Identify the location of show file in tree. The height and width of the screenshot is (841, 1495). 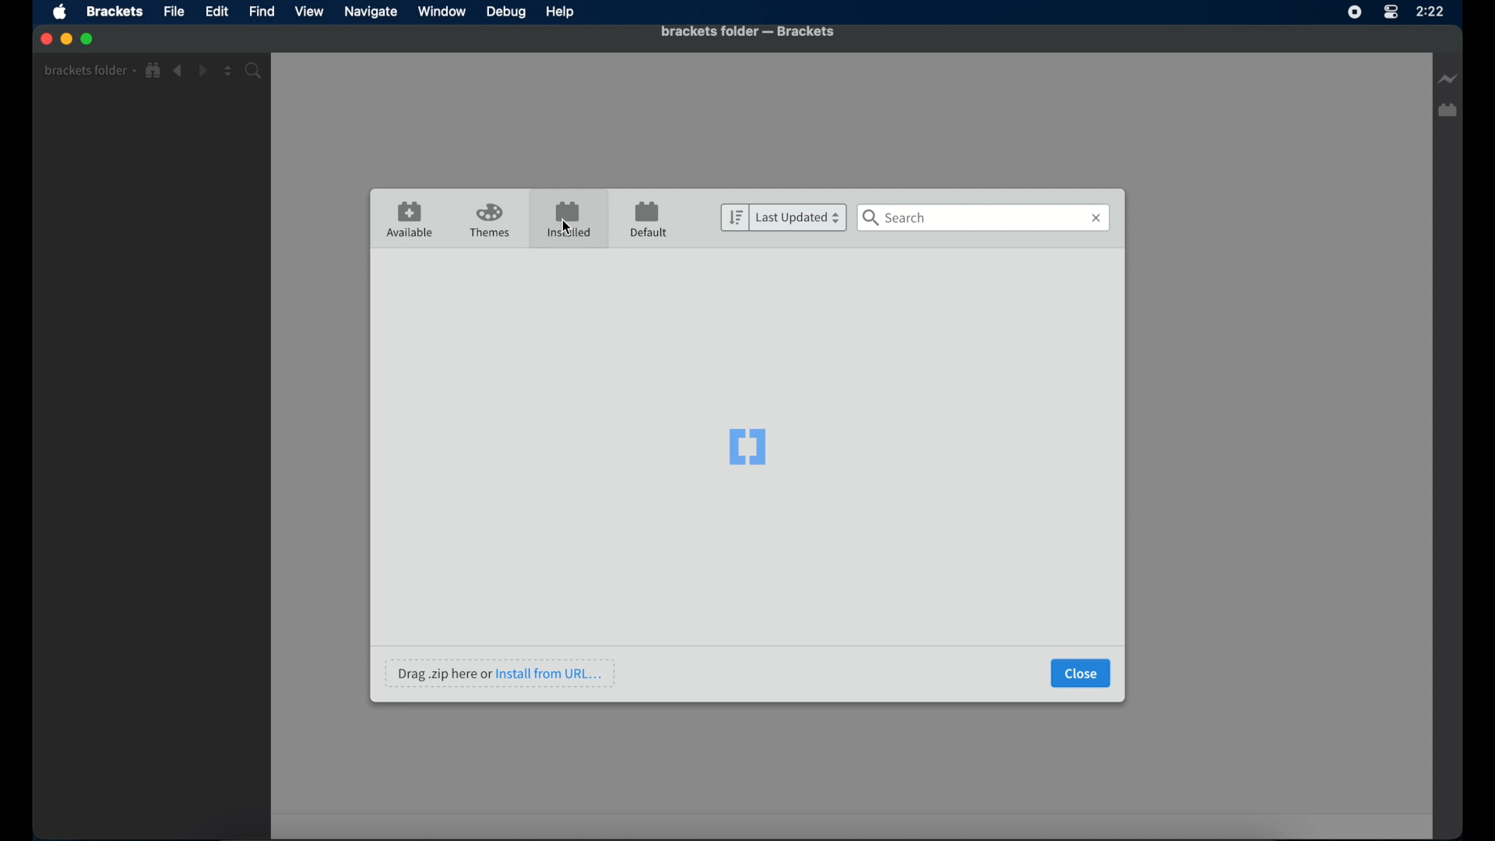
(154, 71).